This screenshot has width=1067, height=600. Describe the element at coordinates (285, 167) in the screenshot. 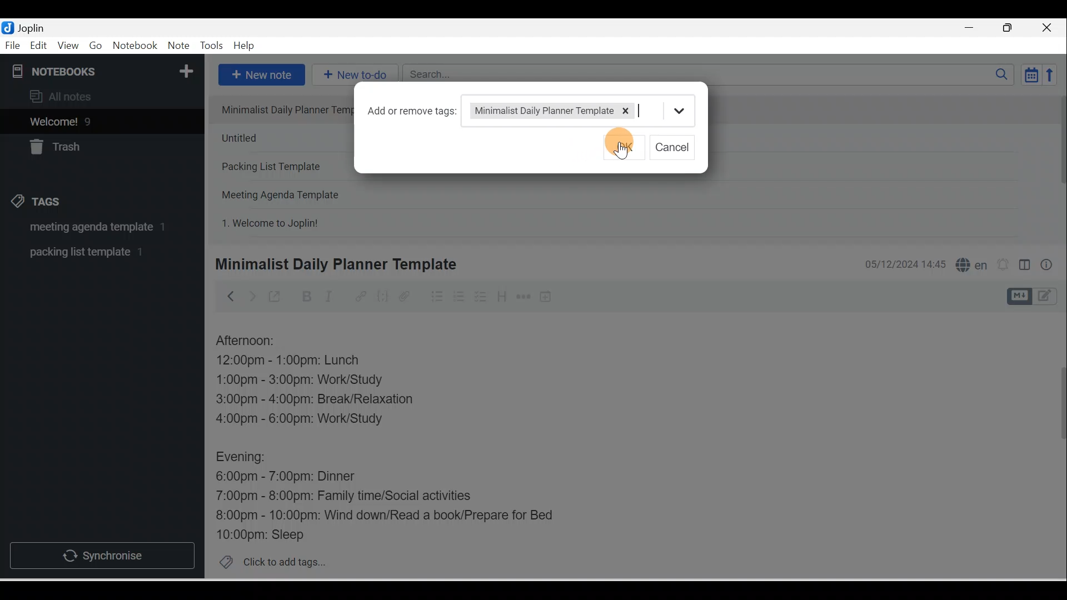

I see `Note 3` at that location.